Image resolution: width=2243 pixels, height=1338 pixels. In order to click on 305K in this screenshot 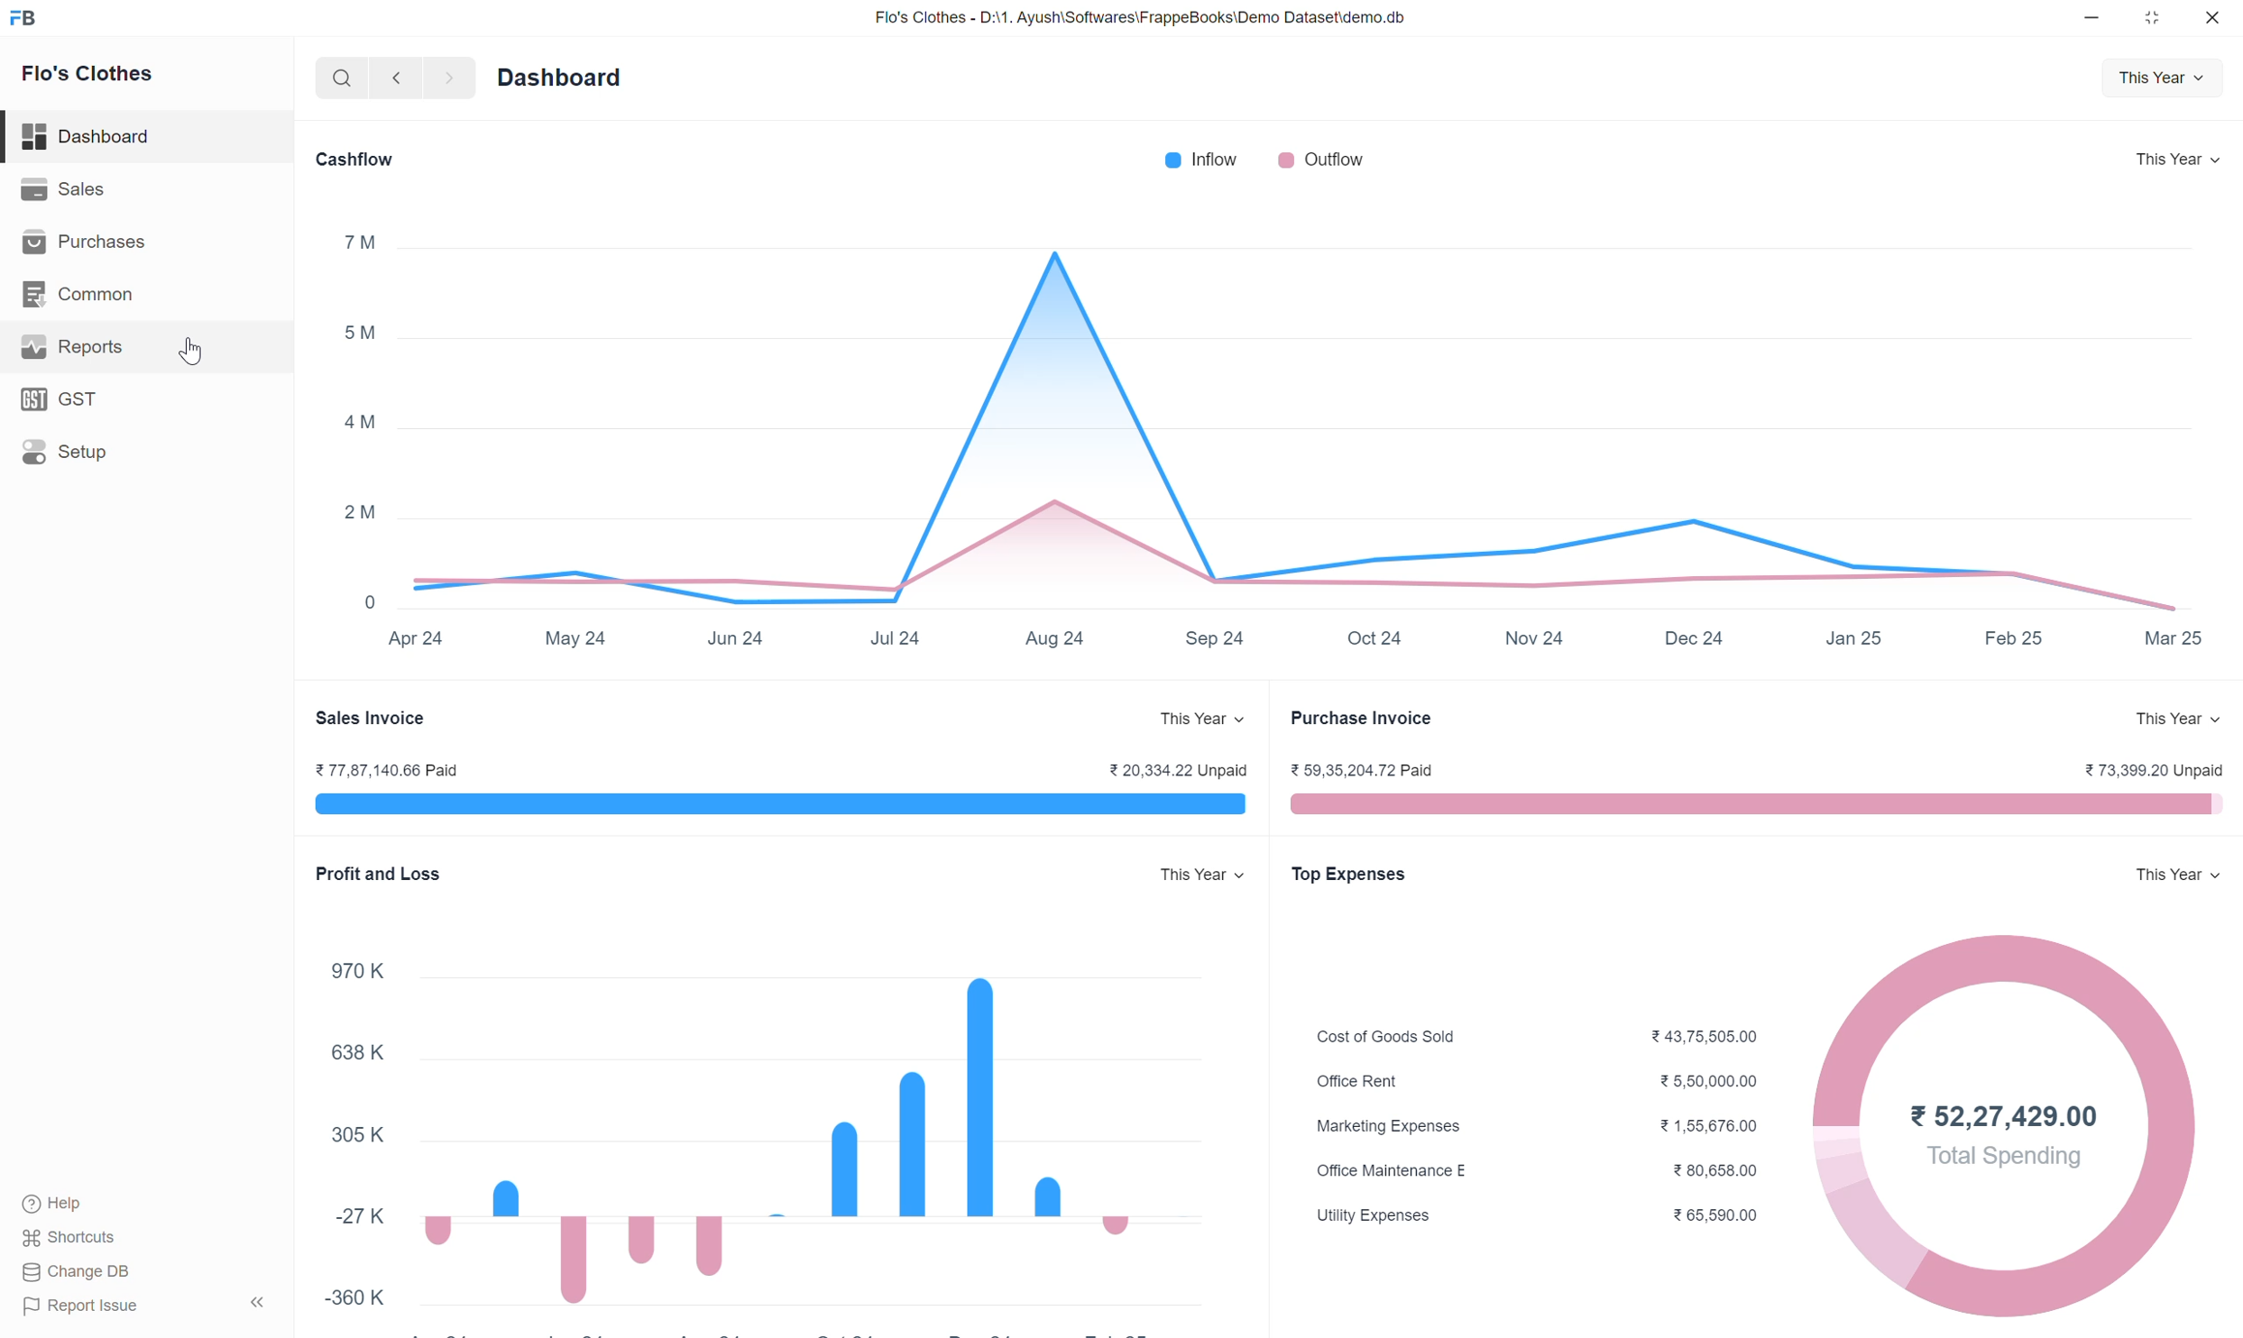, I will do `click(356, 1142)`.